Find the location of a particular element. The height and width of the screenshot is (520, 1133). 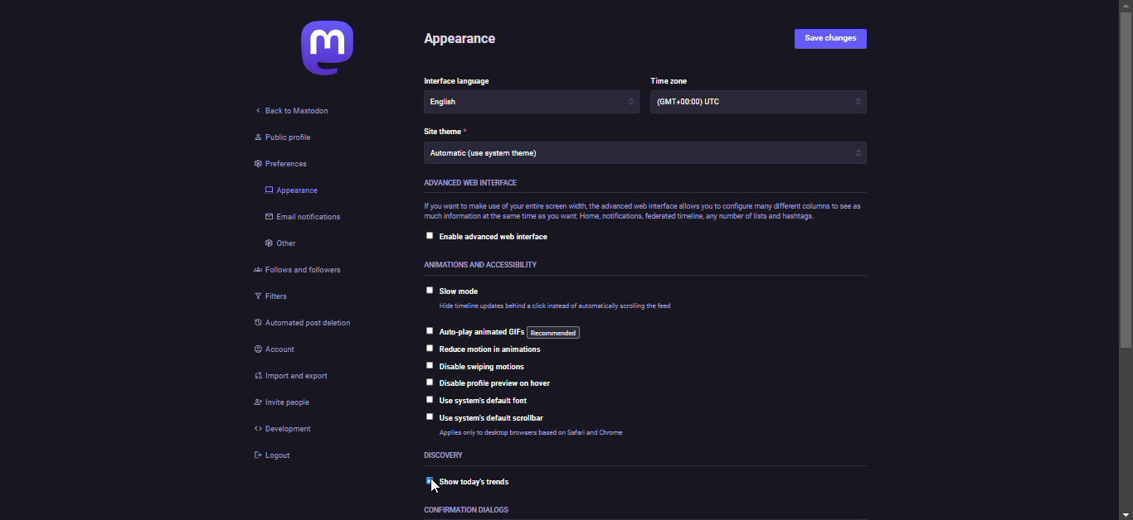

disable profile preview on hover is located at coordinates (501, 382).